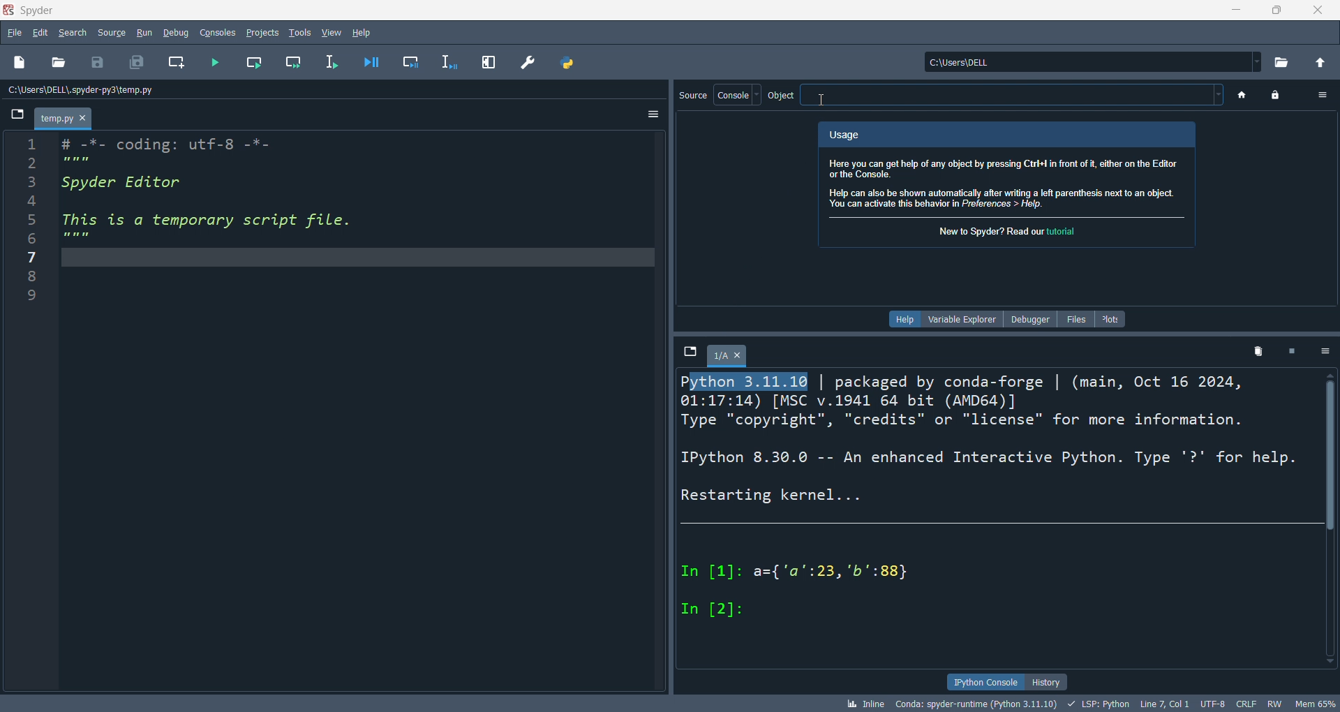  I want to click on preferences, so click(526, 64).